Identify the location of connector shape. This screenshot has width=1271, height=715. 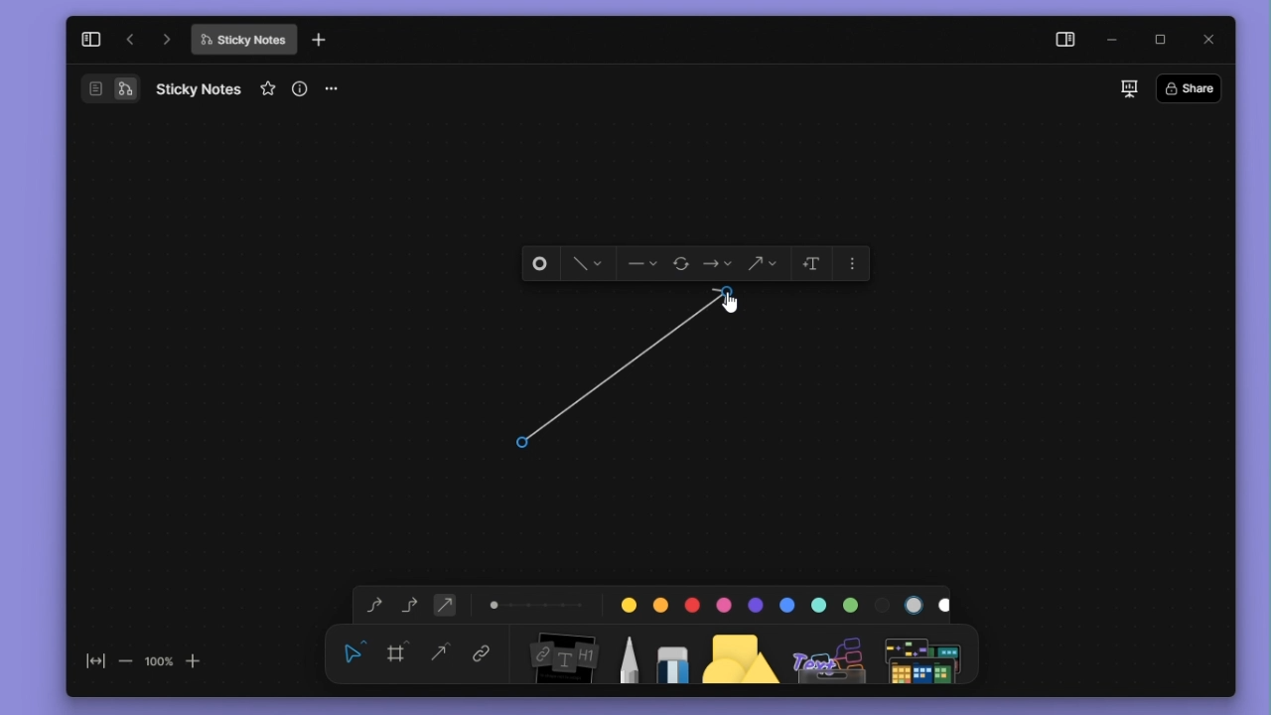
(762, 264).